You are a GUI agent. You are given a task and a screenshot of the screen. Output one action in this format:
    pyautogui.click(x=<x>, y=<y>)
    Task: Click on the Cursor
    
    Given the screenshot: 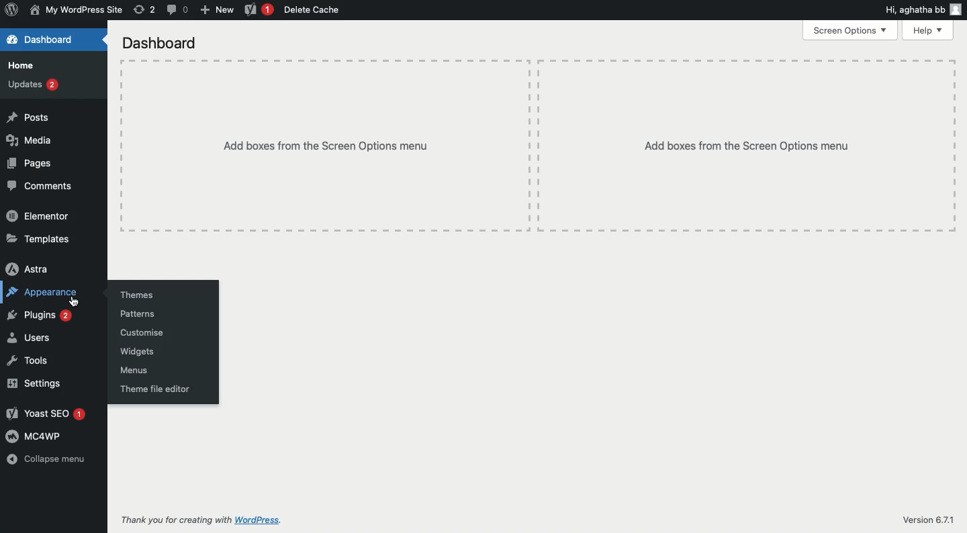 What is the action you would take?
    pyautogui.click(x=79, y=302)
    